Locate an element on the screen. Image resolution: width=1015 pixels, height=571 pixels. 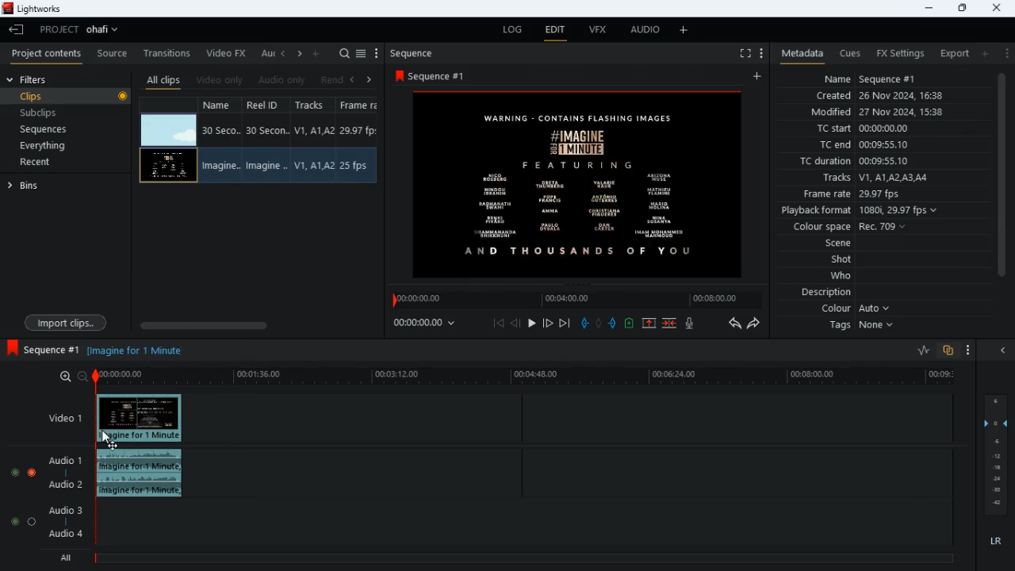
export is located at coordinates (956, 53).